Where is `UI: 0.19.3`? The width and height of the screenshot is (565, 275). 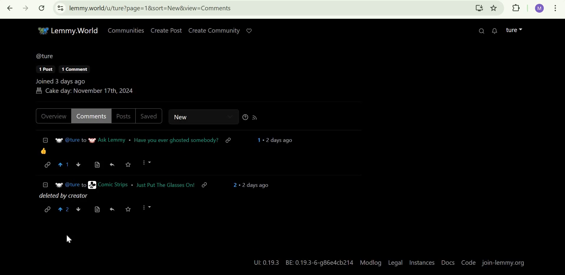
UI: 0.19.3 is located at coordinates (265, 263).